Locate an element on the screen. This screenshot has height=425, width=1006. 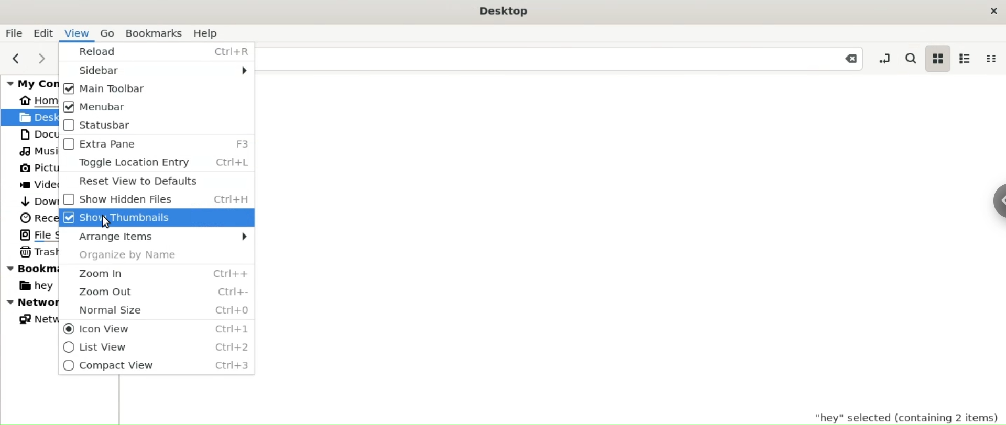
Desktop is located at coordinates (509, 13).